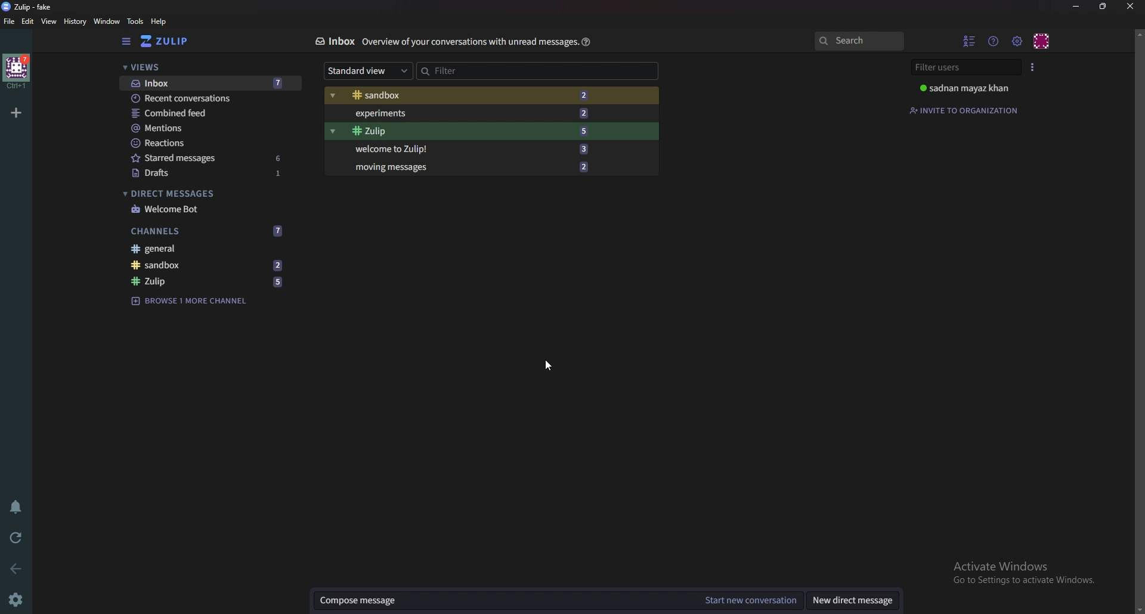 The image size is (1145, 614). What do you see at coordinates (17, 571) in the screenshot?
I see `Back` at bounding box center [17, 571].